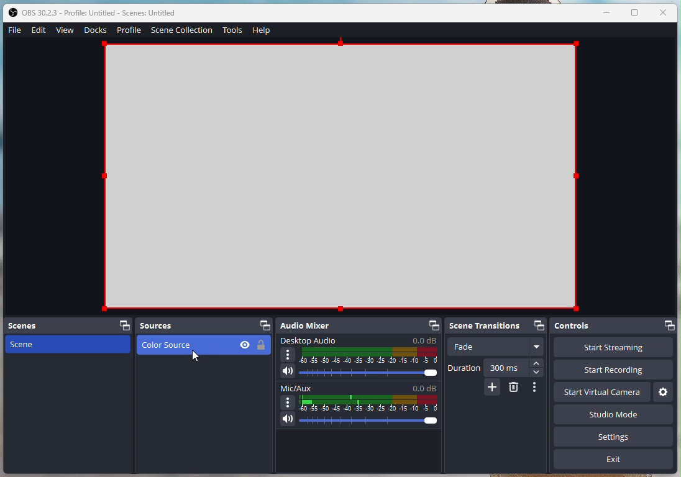 The height and width of the screenshot is (477, 681). What do you see at coordinates (261, 31) in the screenshot?
I see `Help` at bounding box center [261, 31].